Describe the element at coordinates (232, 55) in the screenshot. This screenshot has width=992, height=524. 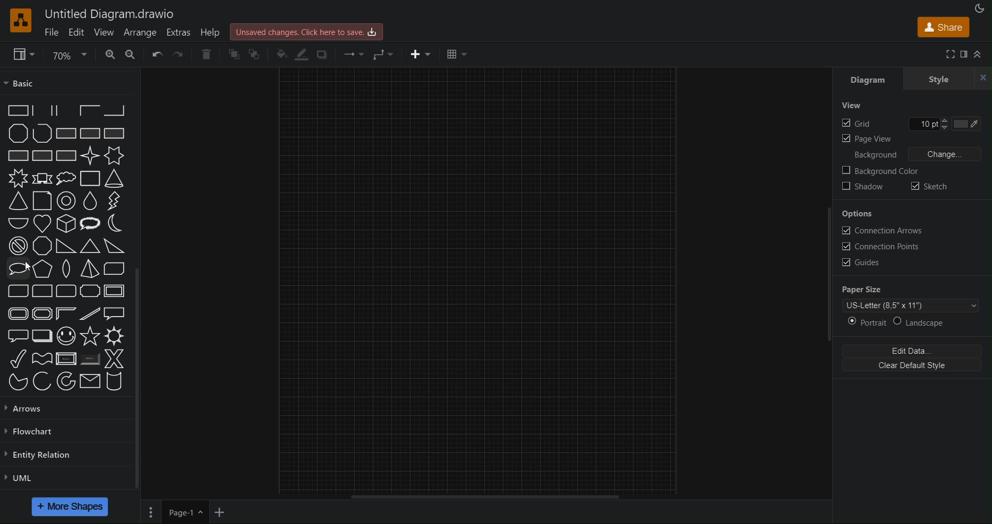
I see `Bring Forward` at that location.